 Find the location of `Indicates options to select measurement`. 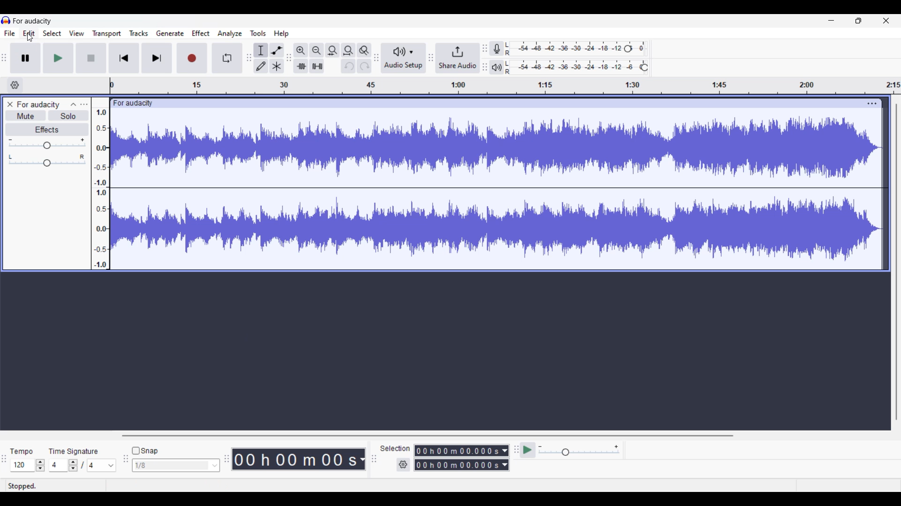

Indicates options to select measurement is located at coordinates (395, 448).